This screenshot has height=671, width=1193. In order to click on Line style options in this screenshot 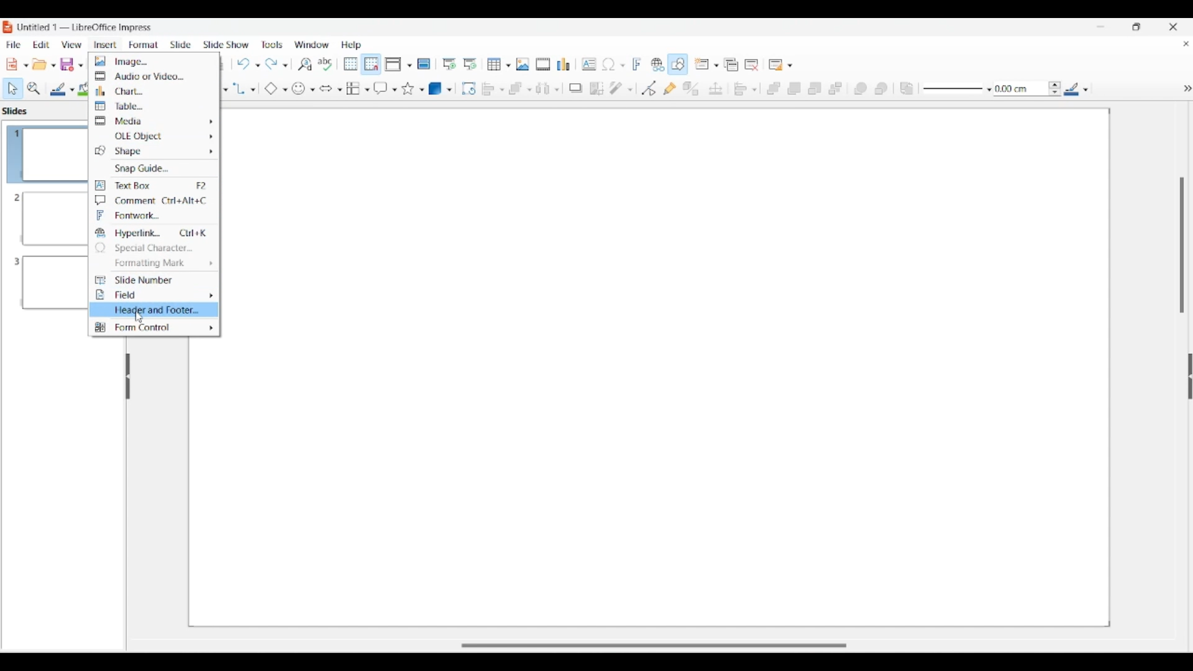, I will do `click(958, 89)`.